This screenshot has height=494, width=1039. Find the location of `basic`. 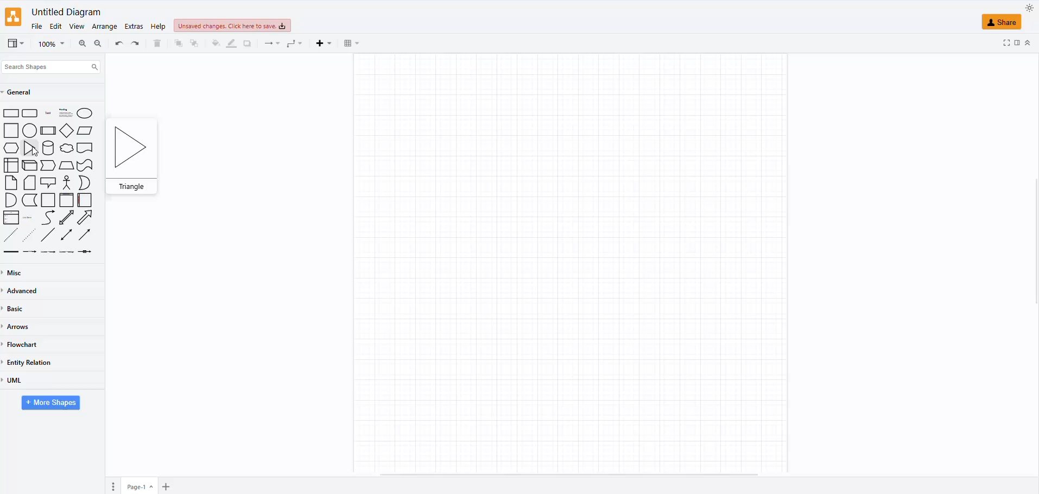

basic is located at coordinates (18, 311).